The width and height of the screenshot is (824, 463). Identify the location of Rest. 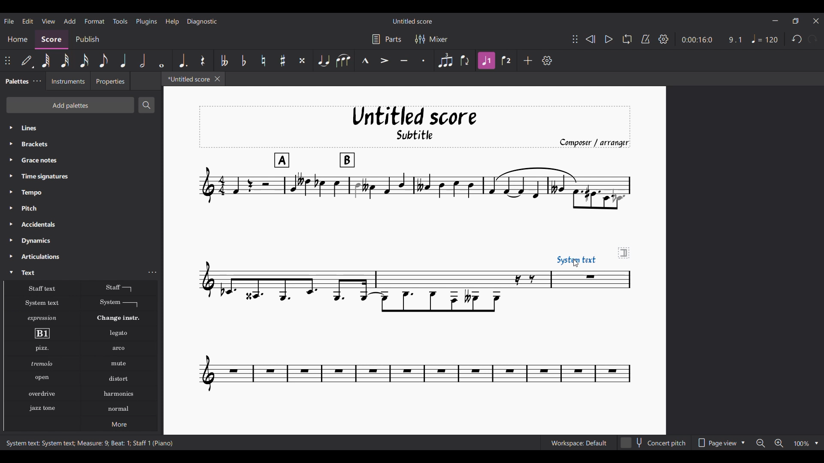
(203, 60).